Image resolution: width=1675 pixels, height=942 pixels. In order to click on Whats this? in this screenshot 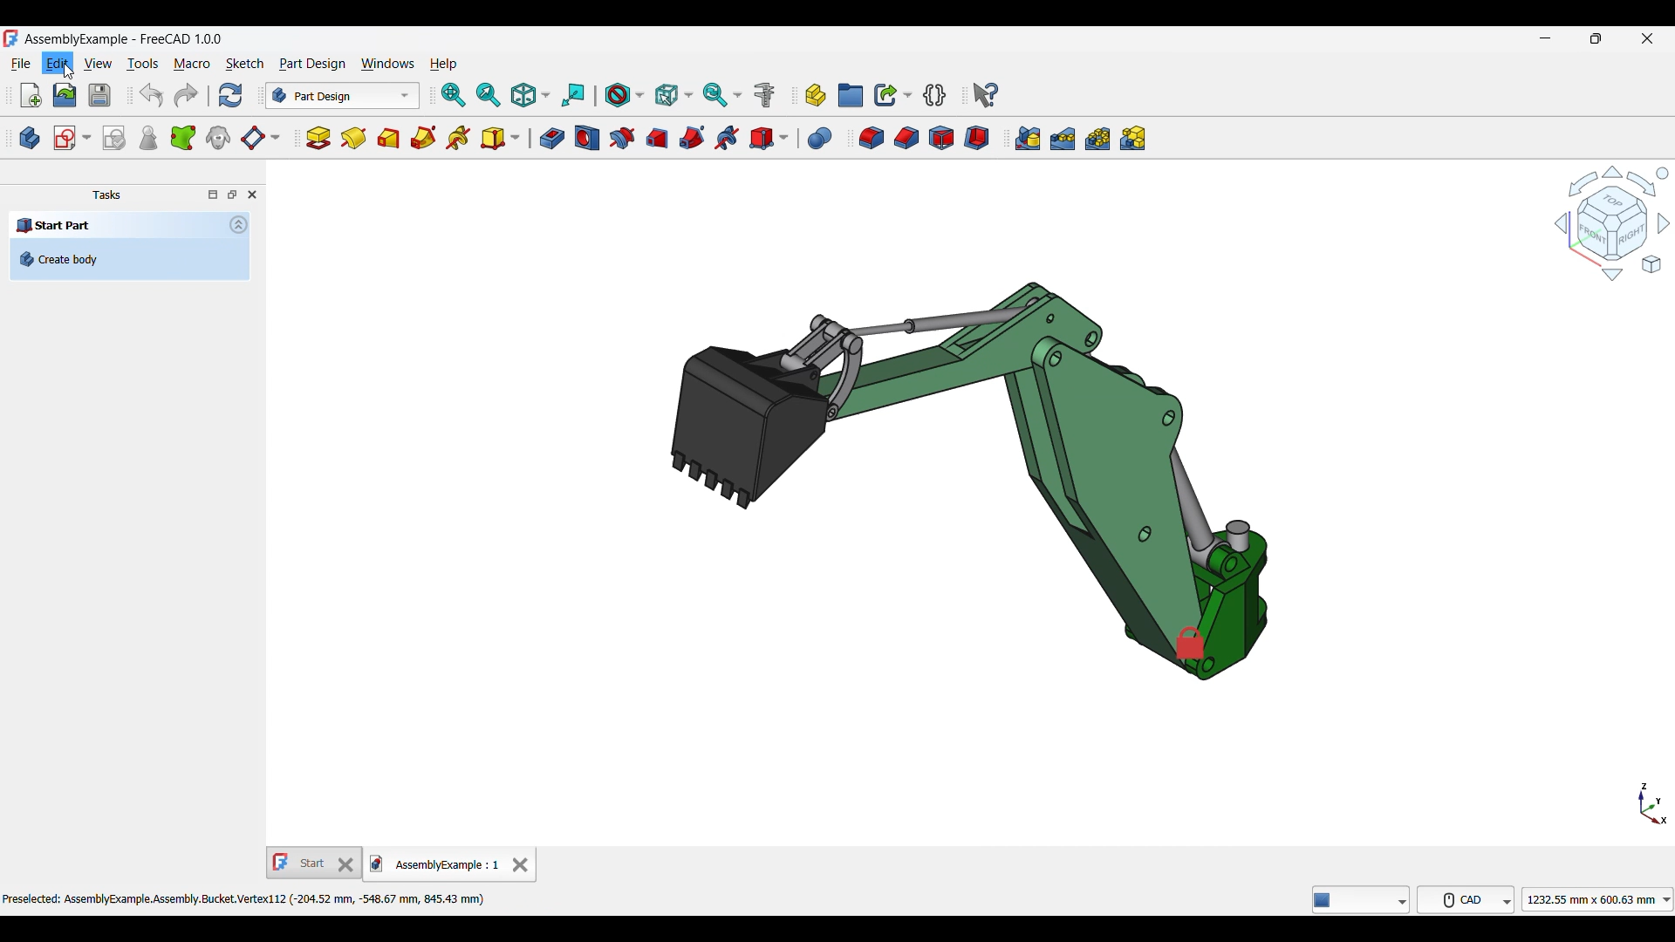, I will do `click(986, 95)`.